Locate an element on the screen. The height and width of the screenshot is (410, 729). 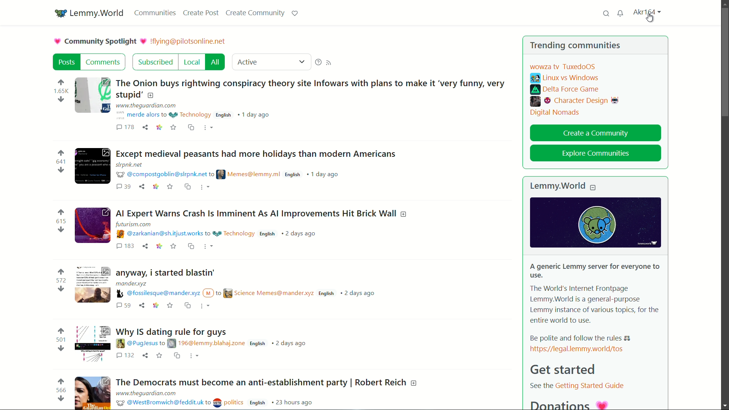
more is located at coordinates (208, 128).